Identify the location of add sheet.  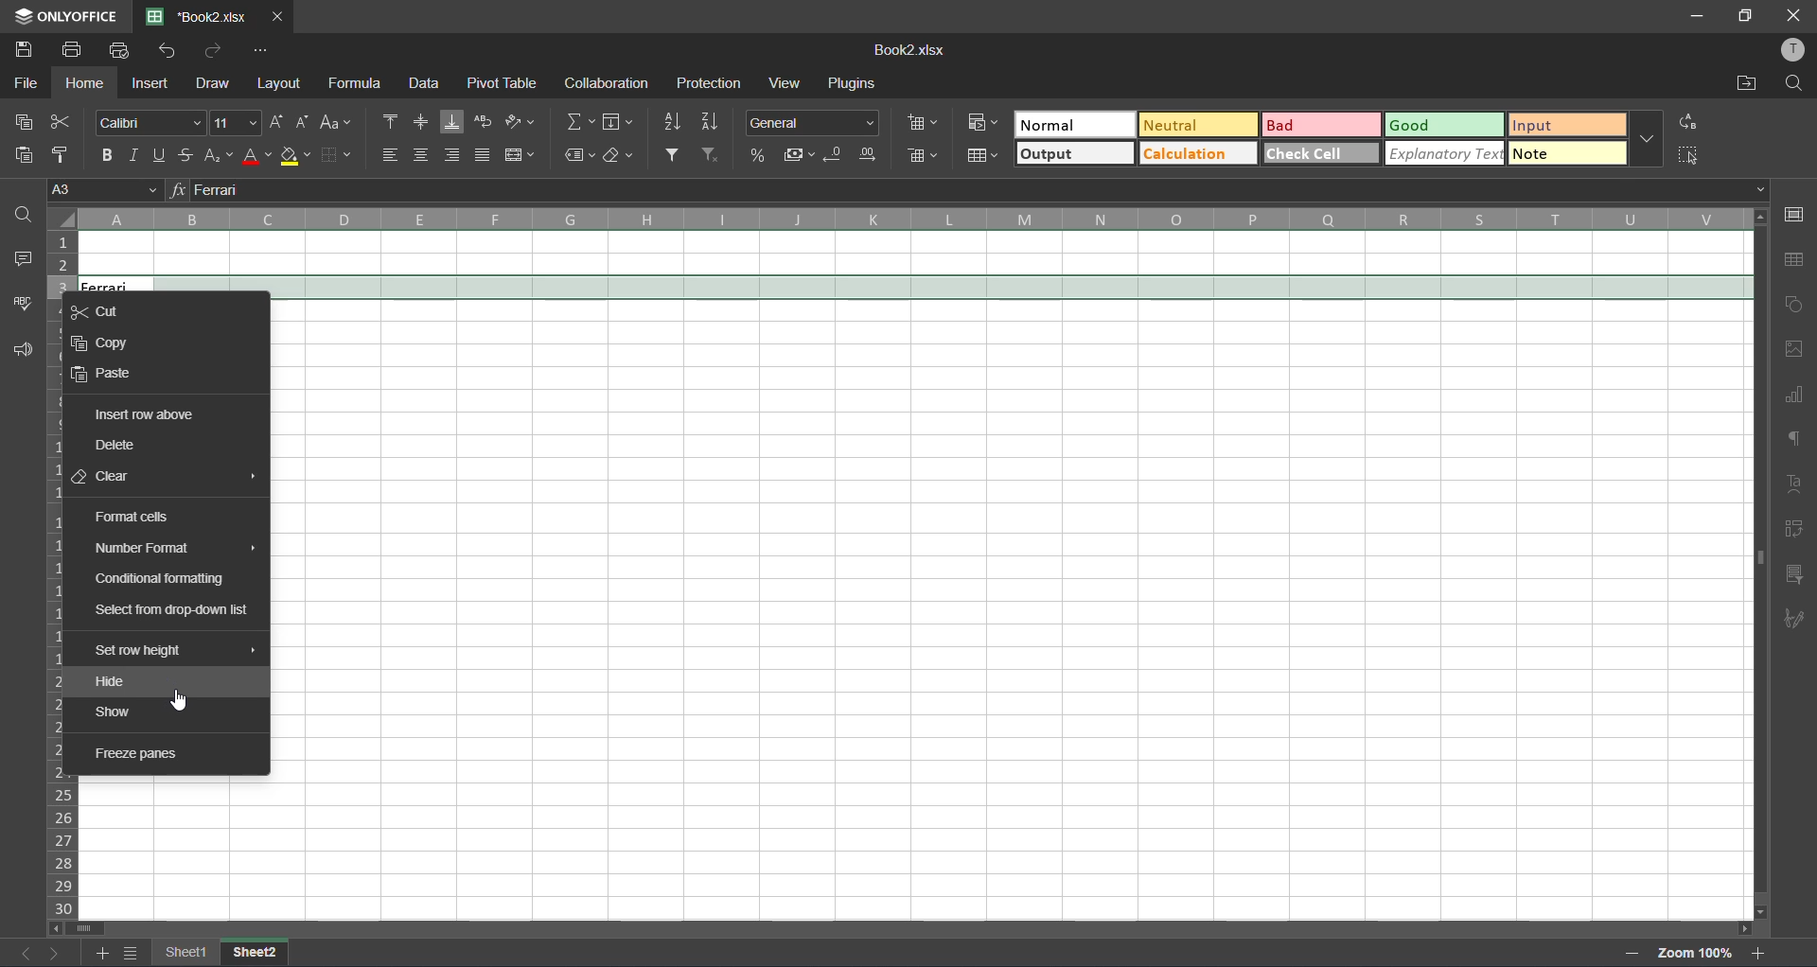
(102, 953).